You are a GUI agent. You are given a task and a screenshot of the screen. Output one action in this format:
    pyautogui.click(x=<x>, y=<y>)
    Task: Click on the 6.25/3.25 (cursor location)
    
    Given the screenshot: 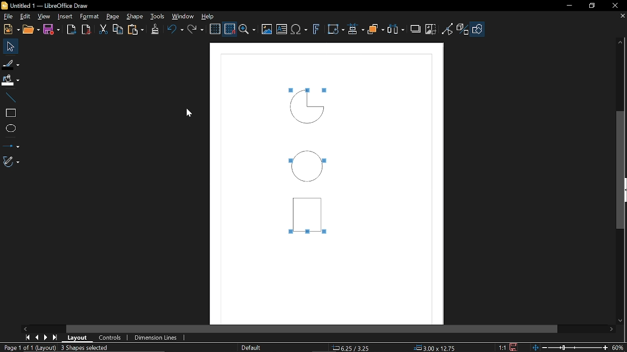 What is the action you would take?
    pyautogui.click(x=353, y=347)
    